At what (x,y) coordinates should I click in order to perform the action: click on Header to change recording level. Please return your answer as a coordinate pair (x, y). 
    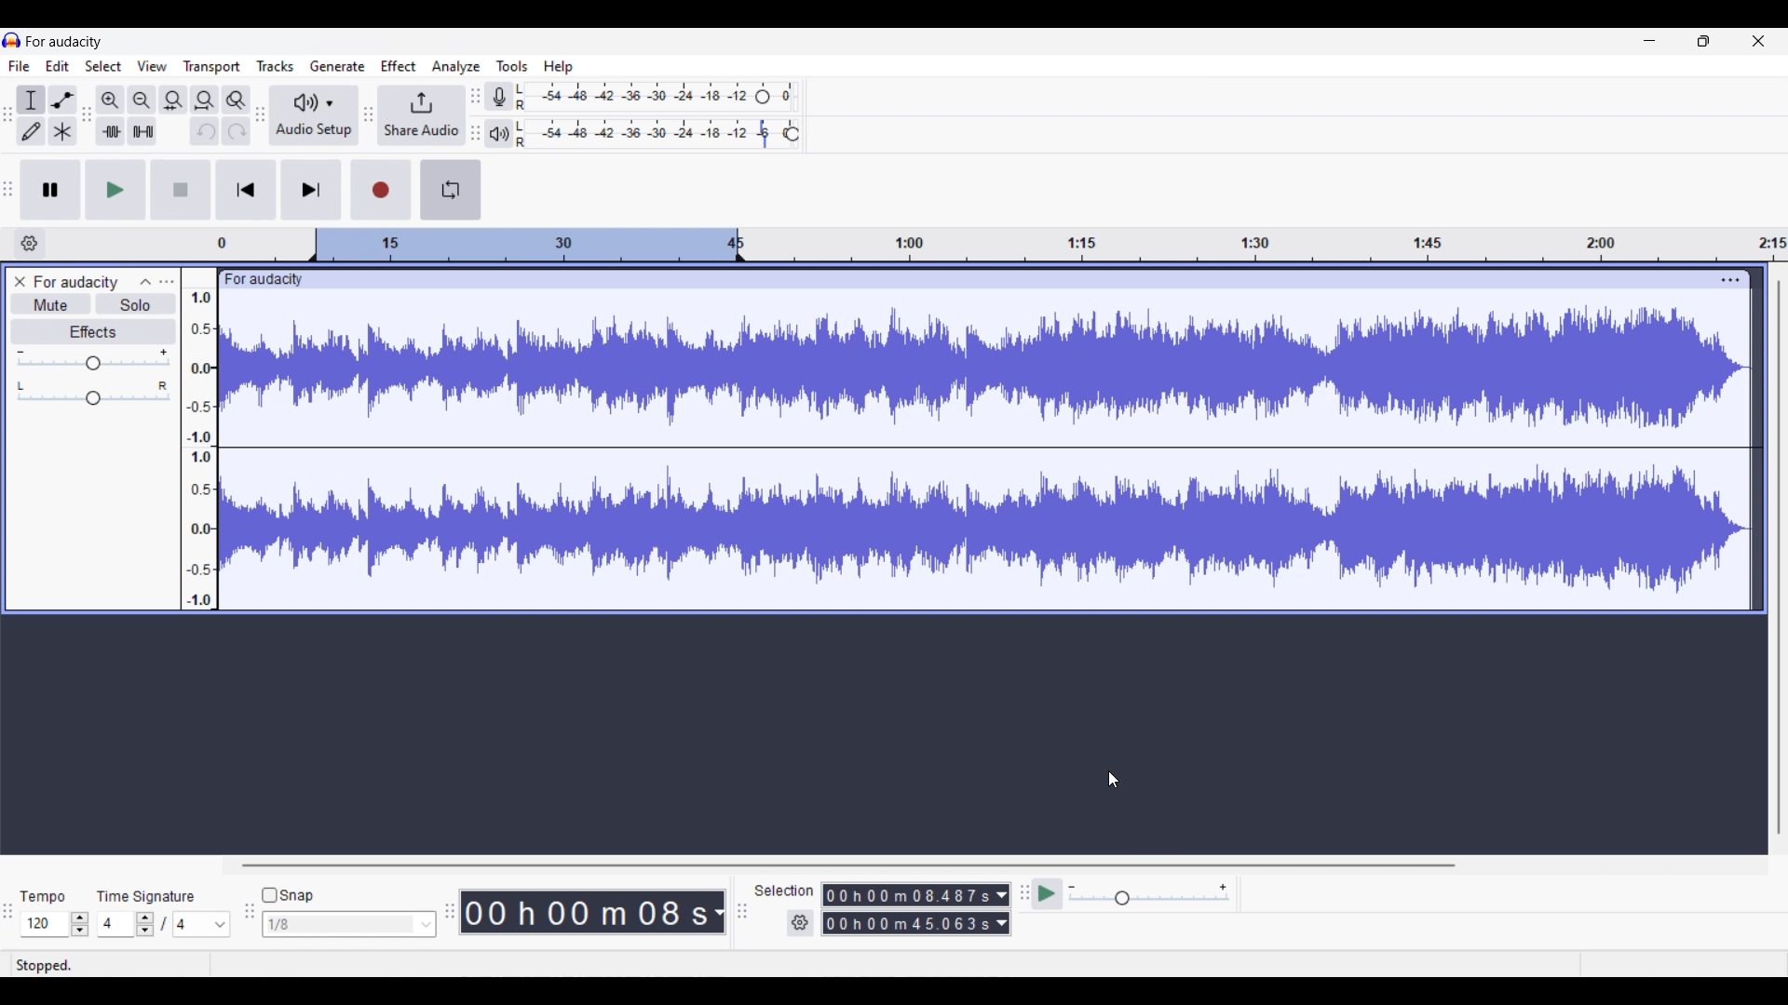
    Looking at the image, I should click on (763, 97).